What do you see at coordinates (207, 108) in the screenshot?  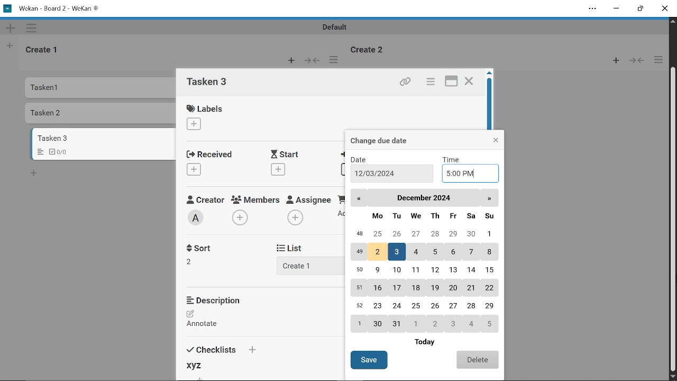 I see `Labels` at bounding box center [207, 108].